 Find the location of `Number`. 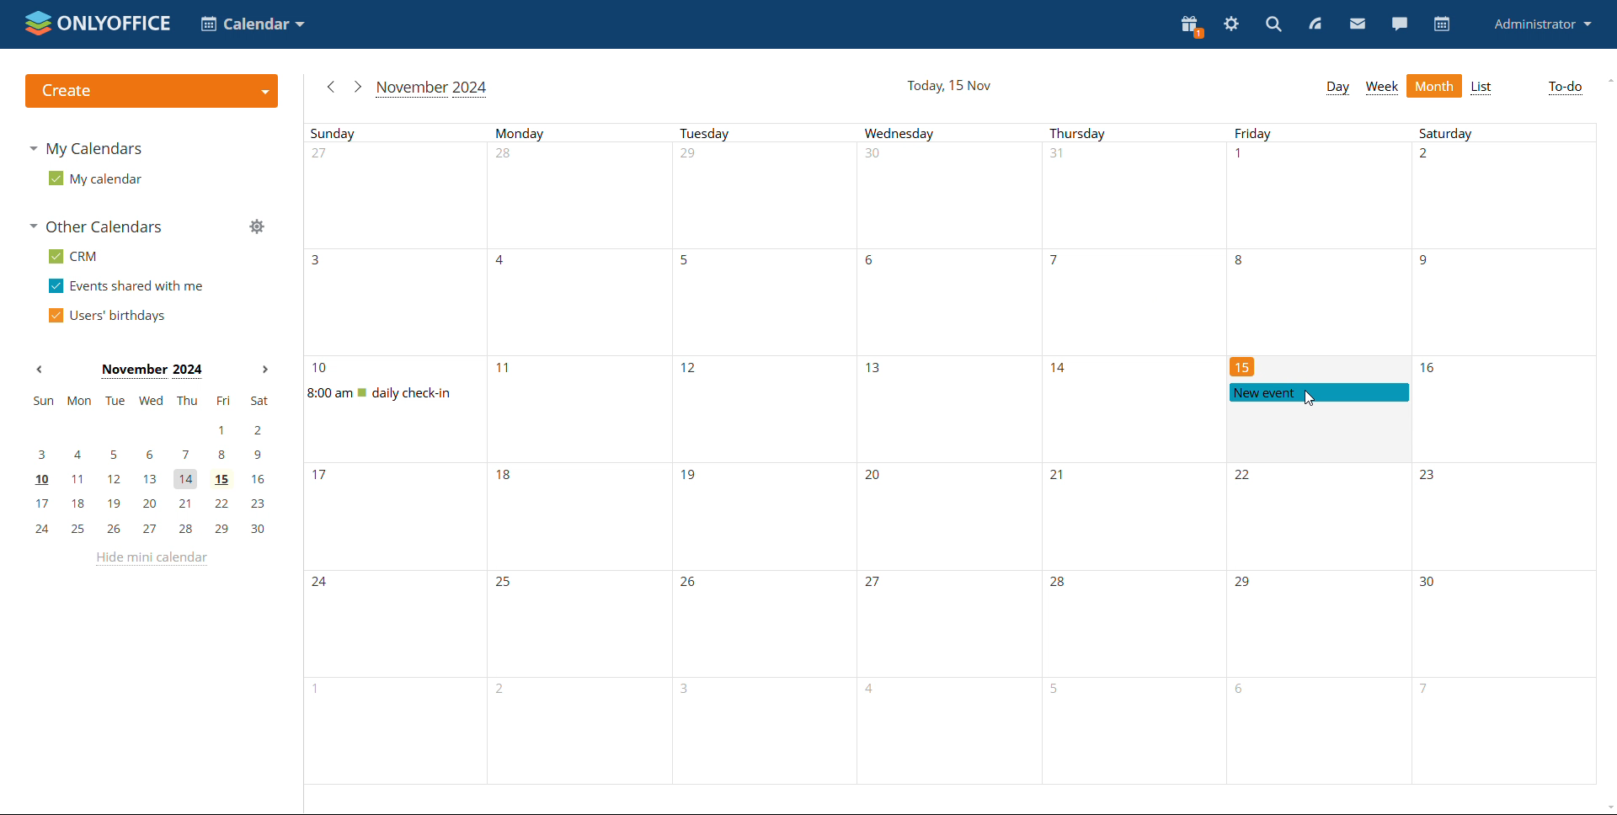

Number is located at coordinates (878, 478).